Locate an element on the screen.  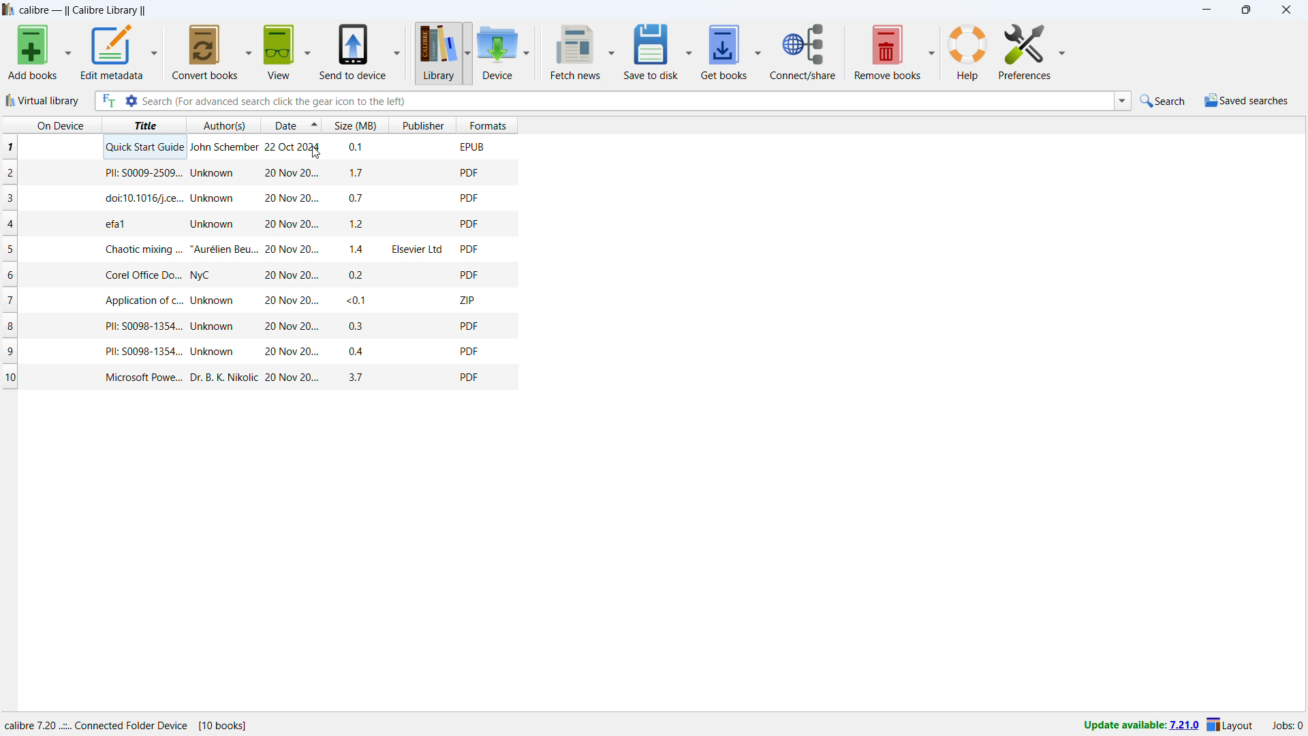
connect/share is located at coordinates (803, 52).